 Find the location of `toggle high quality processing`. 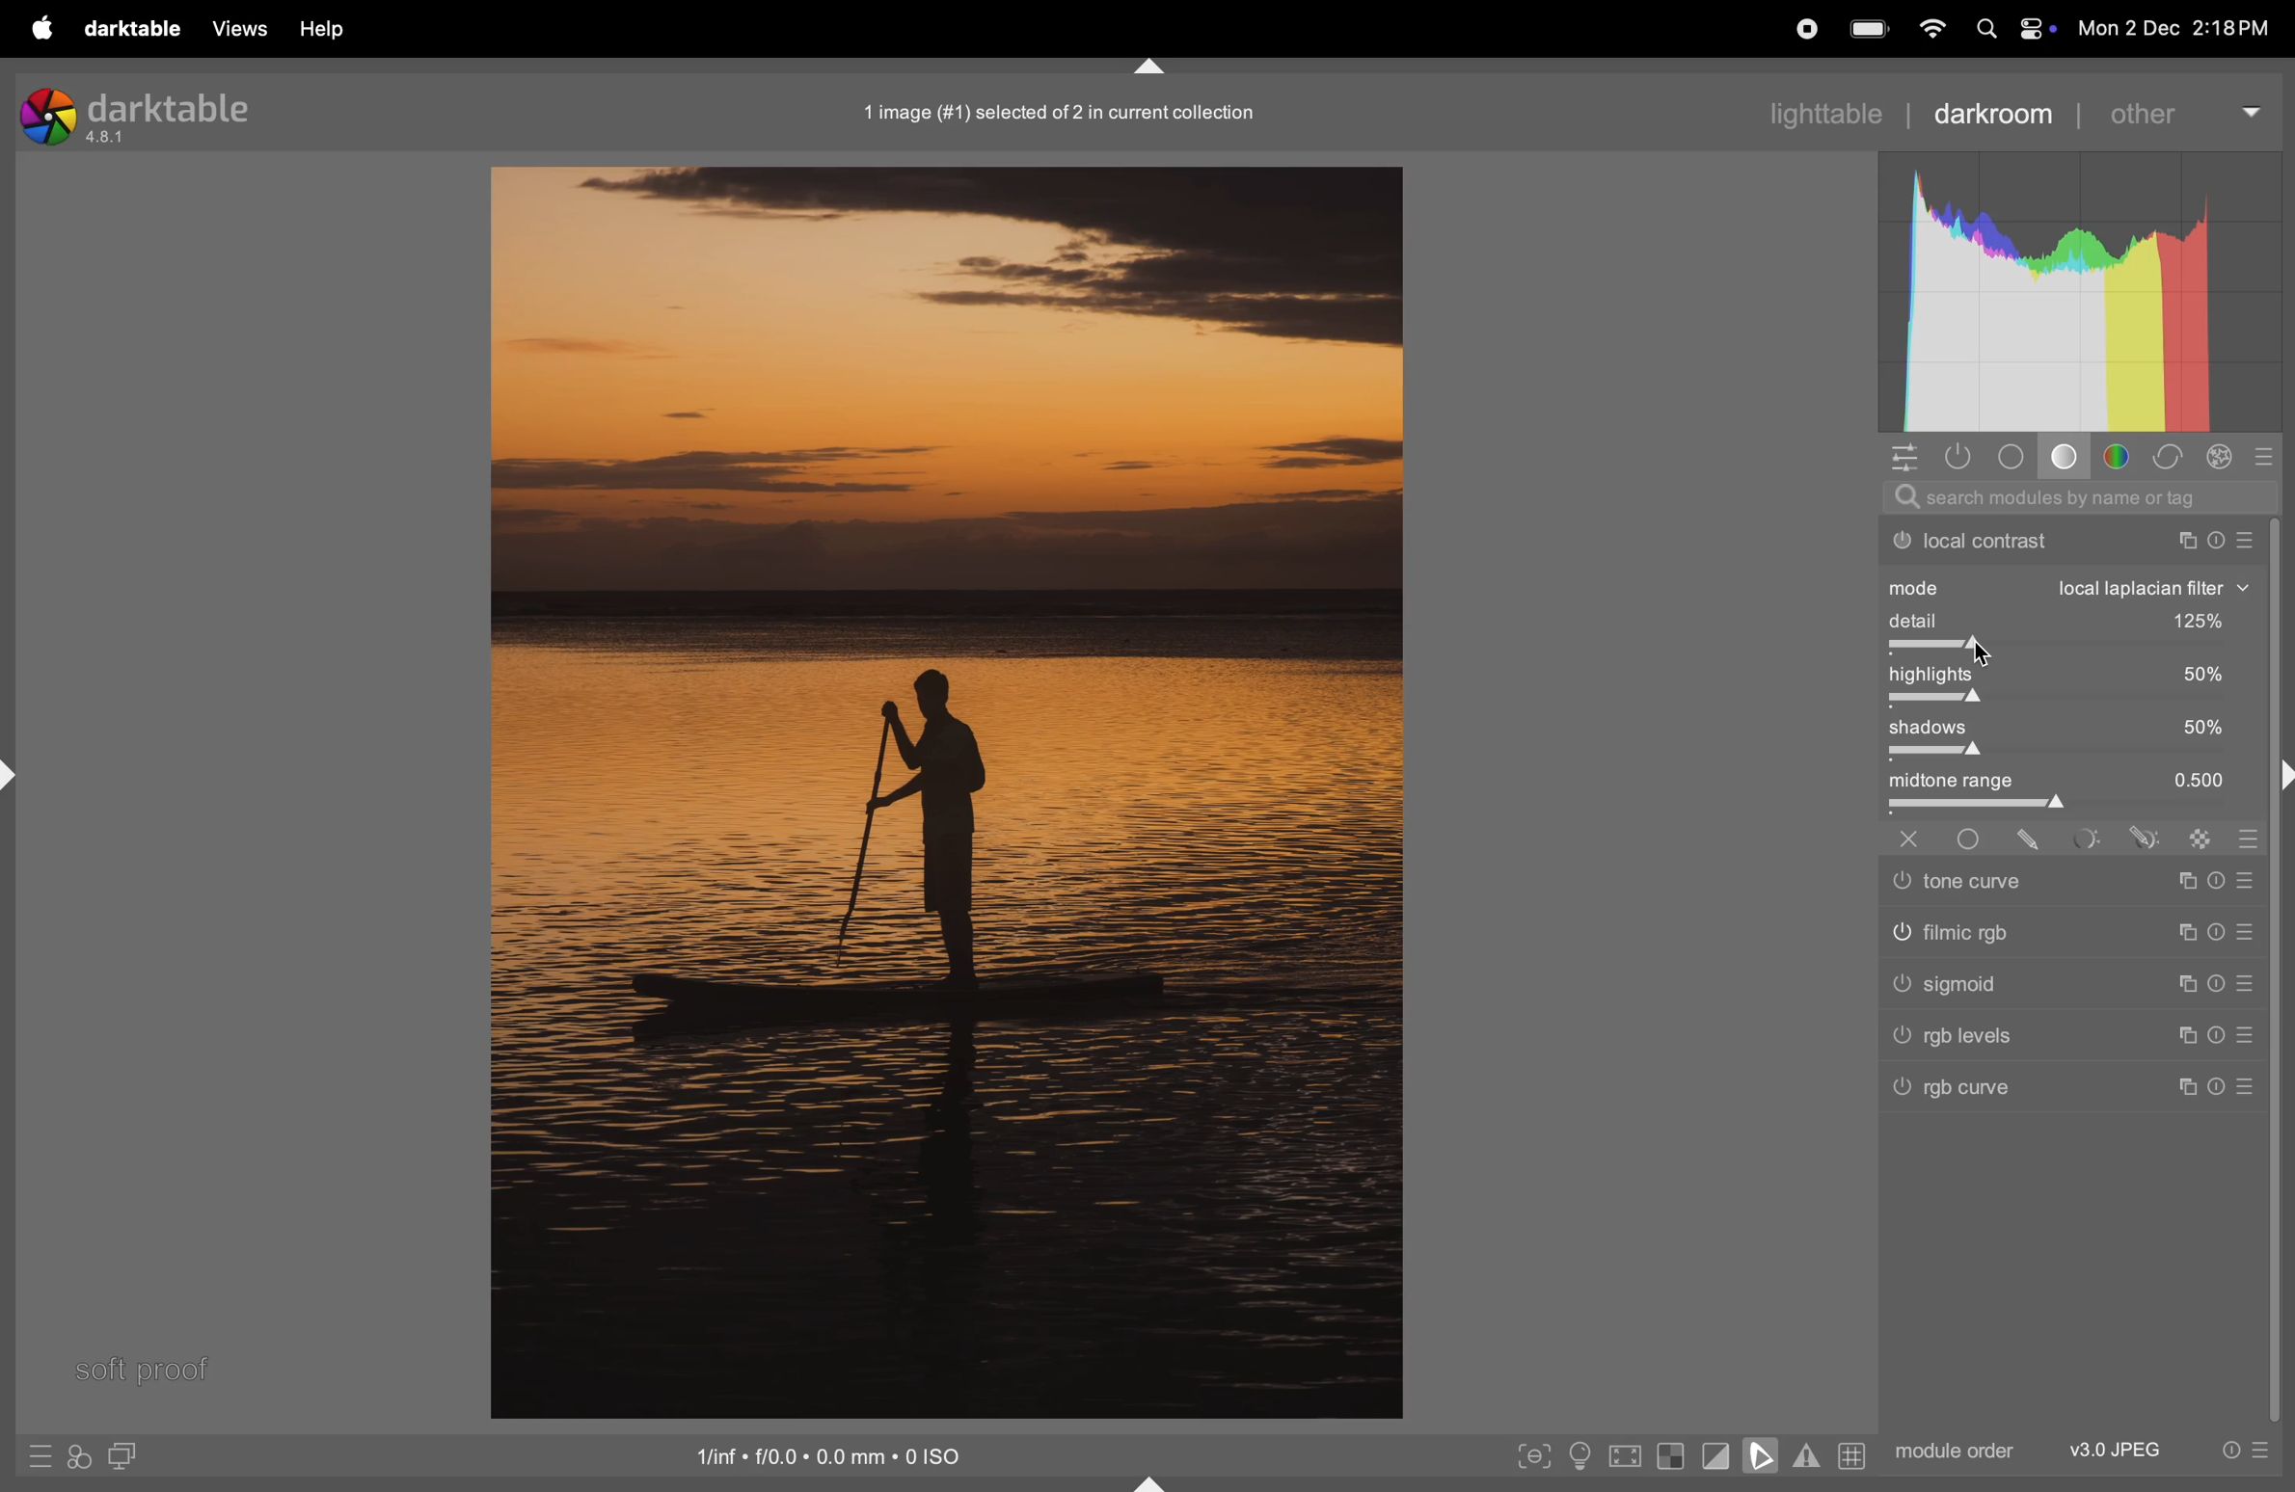

toggle high quality processing is located at coordinates (1621, 1455).